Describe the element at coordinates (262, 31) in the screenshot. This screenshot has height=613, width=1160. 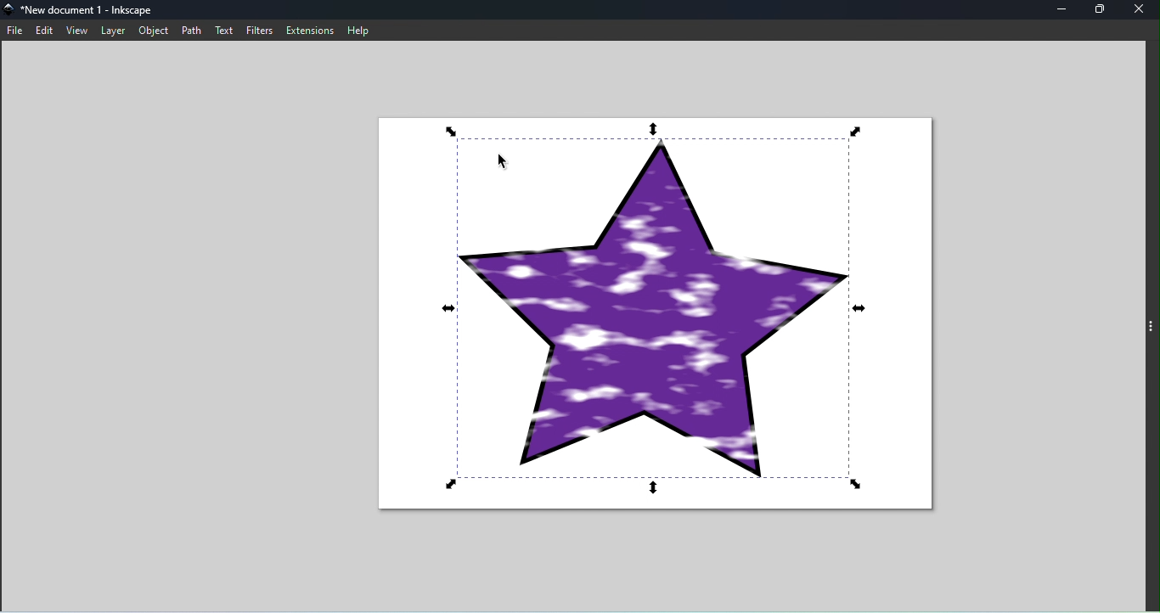
I see `filters` at that location.